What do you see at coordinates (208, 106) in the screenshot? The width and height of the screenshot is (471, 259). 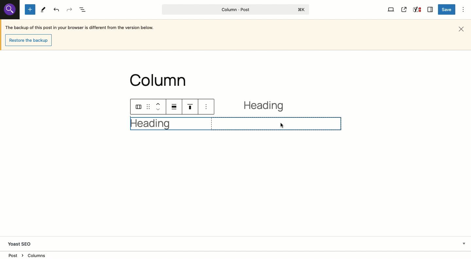 I see `see options` at bounding box center [208, 106].